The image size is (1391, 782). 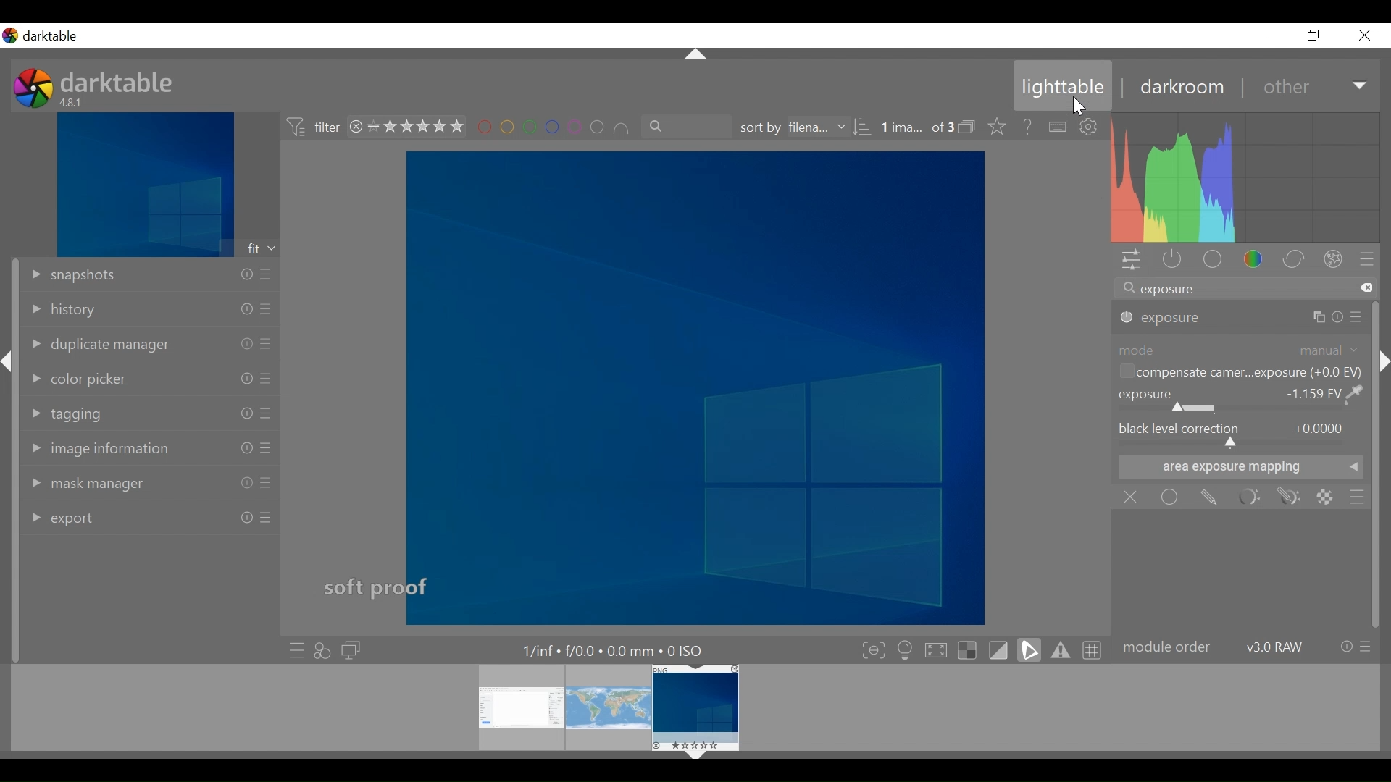 What do you see at coordinates (71, 276) in the screenshot?
I see `snapshot` at bounding box center [71, 276].